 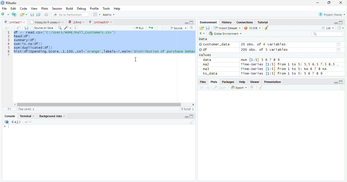 I want to click on ma3, so click(x=207, y=69).